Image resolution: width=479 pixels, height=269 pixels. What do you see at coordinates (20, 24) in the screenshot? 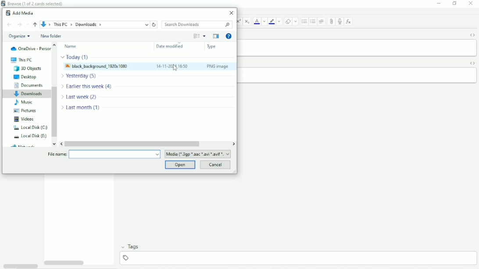
I see `Forward` at bounding box center [20, 24].